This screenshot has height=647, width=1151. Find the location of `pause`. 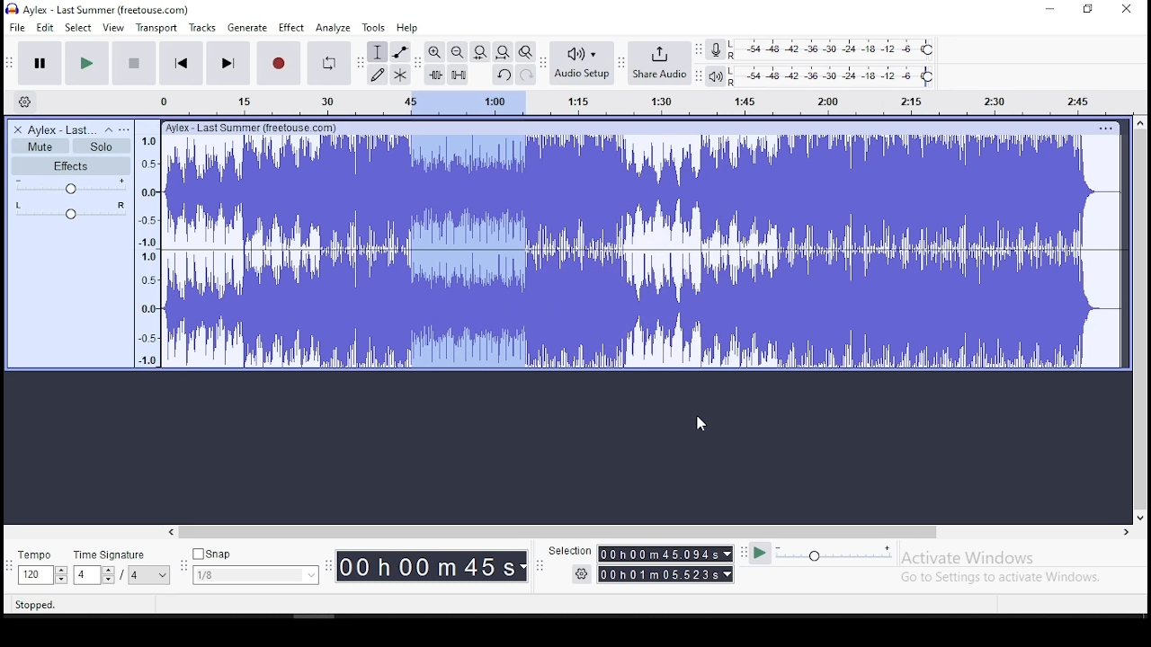

pause is located at coordinates (38, 63).